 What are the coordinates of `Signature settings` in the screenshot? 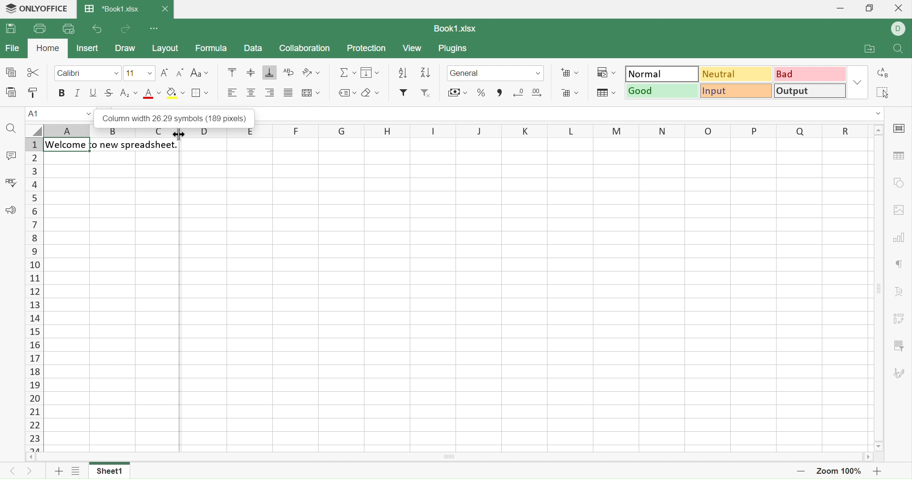 It's located at (900, 375).